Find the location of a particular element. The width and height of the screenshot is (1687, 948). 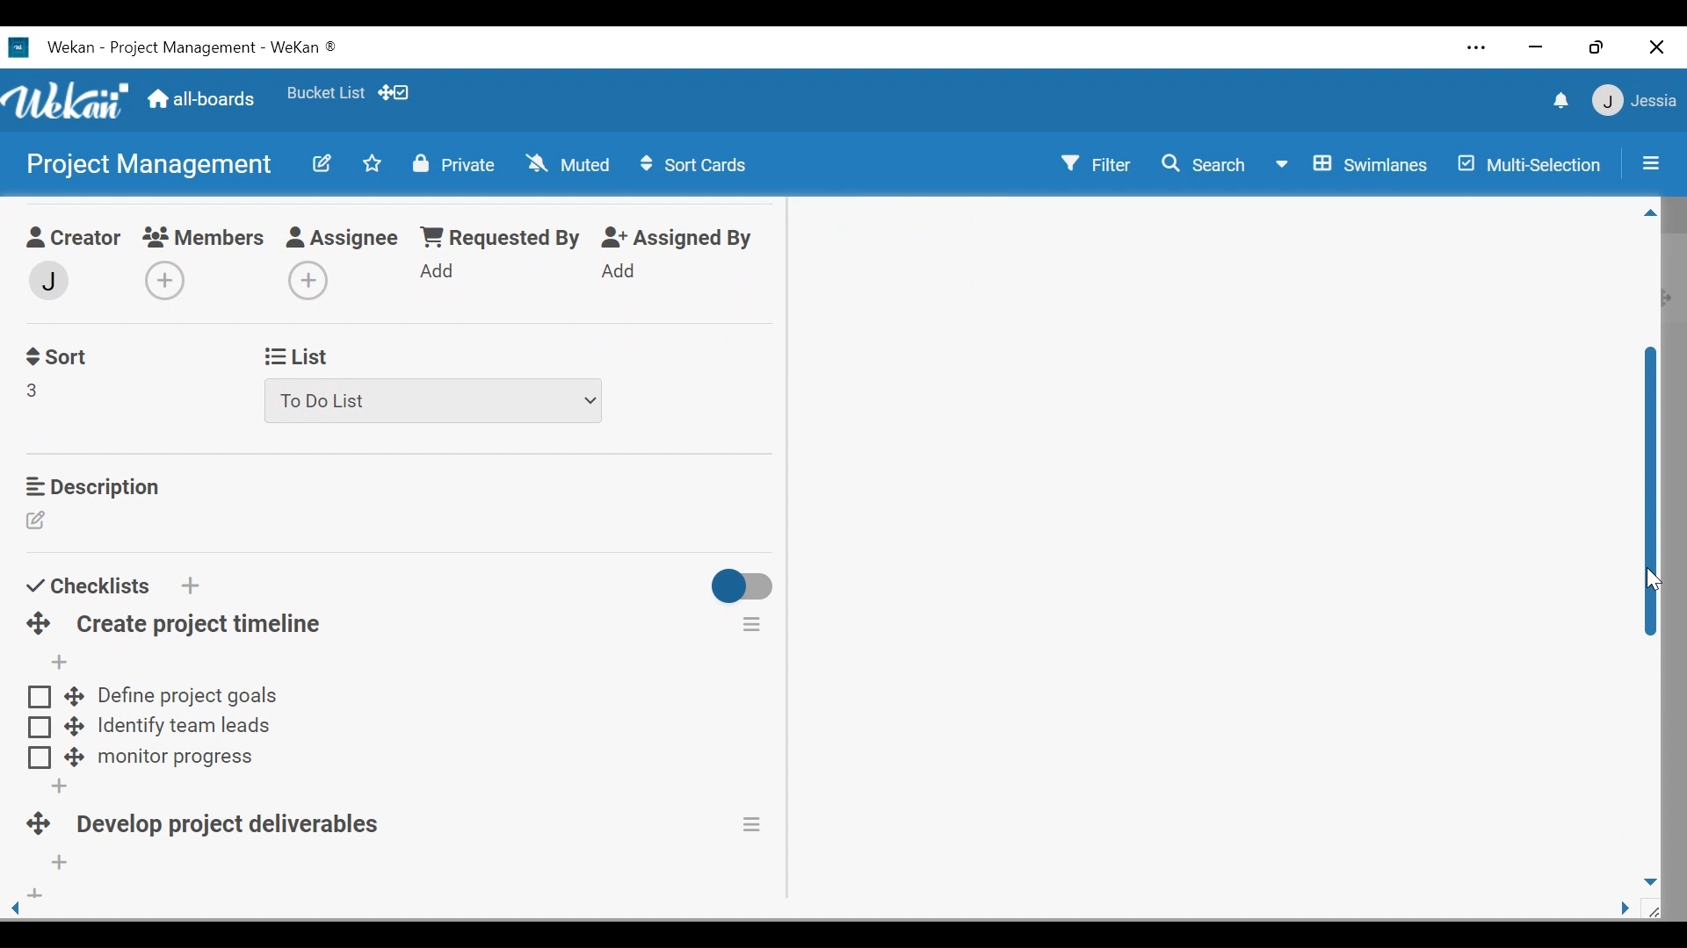

Add Assigned By is located at coordinates (619, 270).